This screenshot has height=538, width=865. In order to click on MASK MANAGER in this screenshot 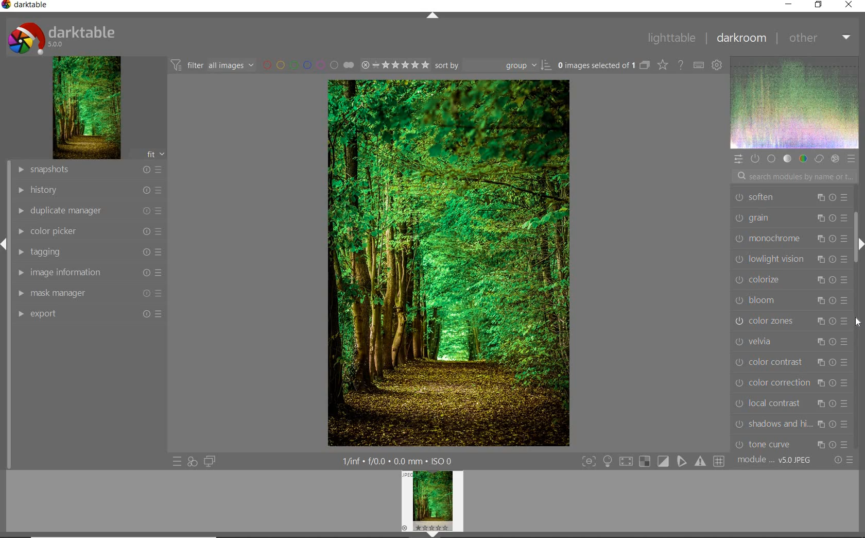, I will do `click(88, 294)`.